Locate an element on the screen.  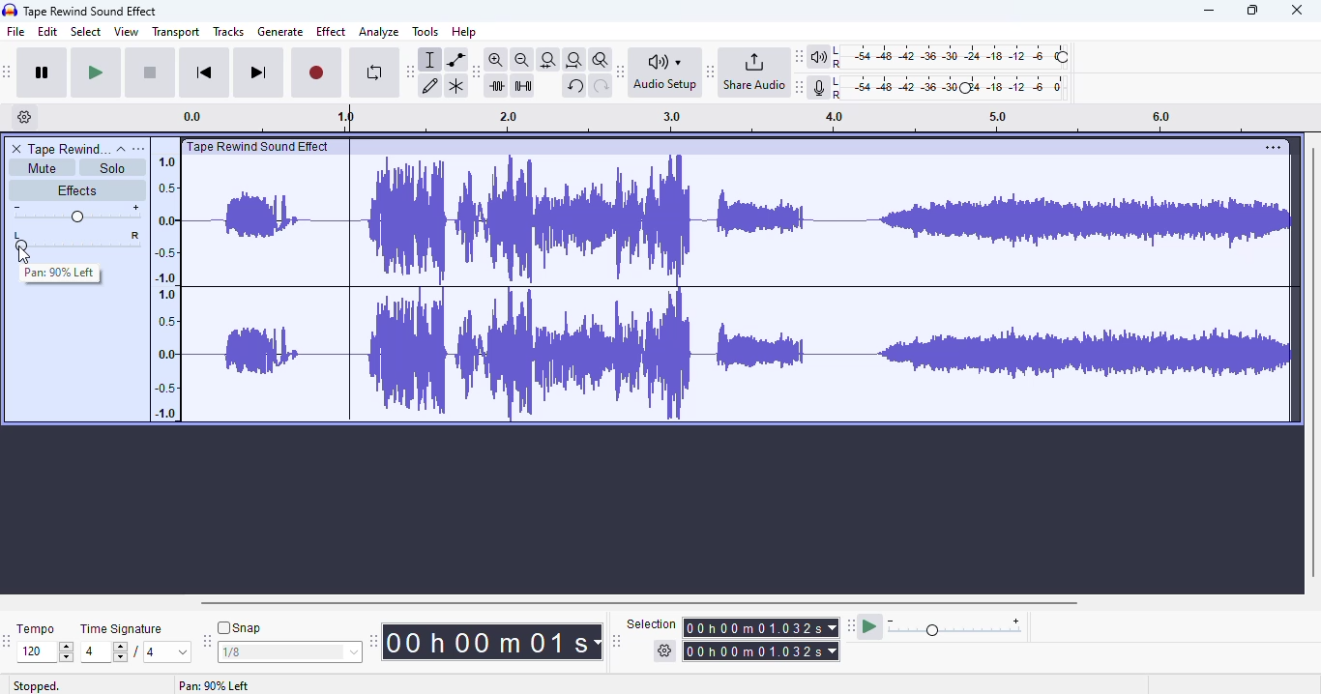
file is located at coordinates (16, 31).